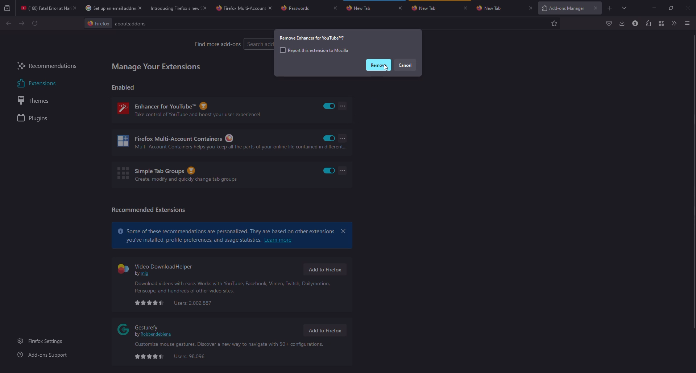  What do you see at coordinates (673, 23) in the screenshot?
I see `more tools` at bounding box center [673, 23].